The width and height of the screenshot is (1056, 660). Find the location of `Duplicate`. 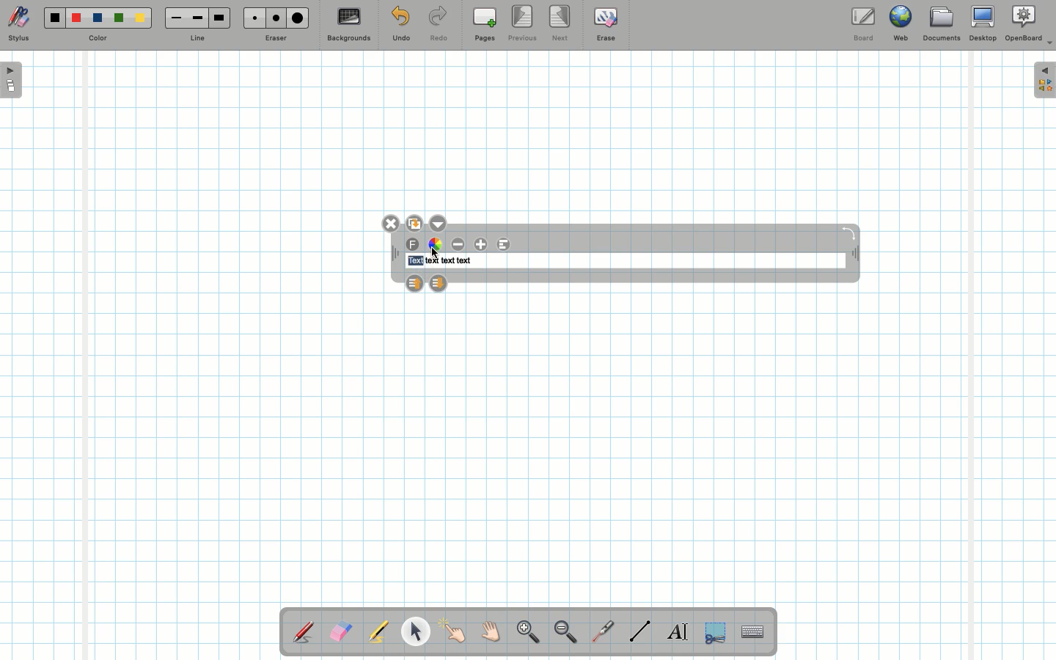

Duplicate is located at coordinates (414, 221).